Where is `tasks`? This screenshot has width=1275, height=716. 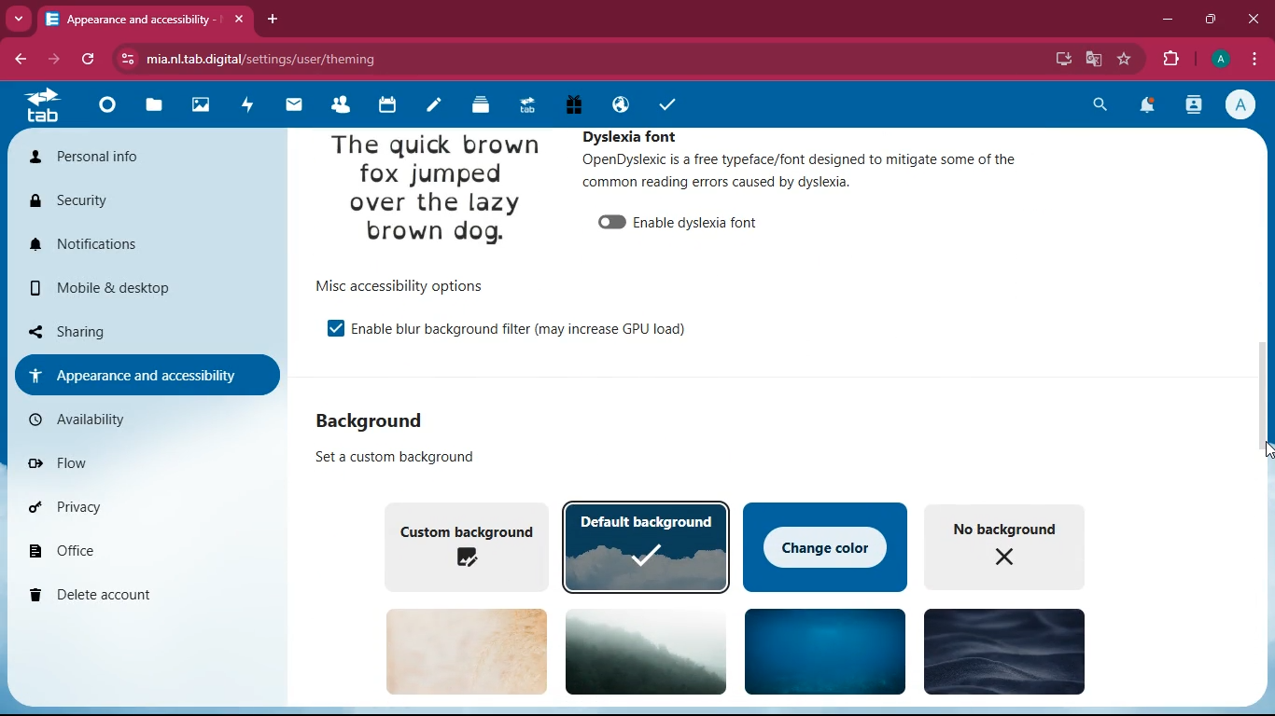 tasks is located at coordinates (666, 105).